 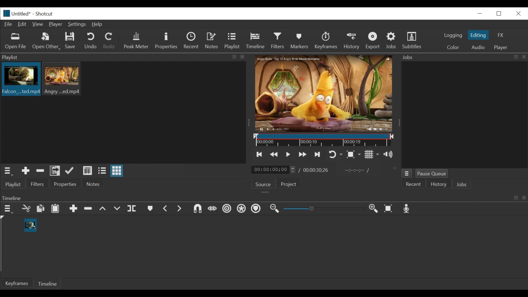 What do you see at coordinates (274, 209) in the screenshot?
I see `Zoom timeline in` at bounding box center [274, 209].